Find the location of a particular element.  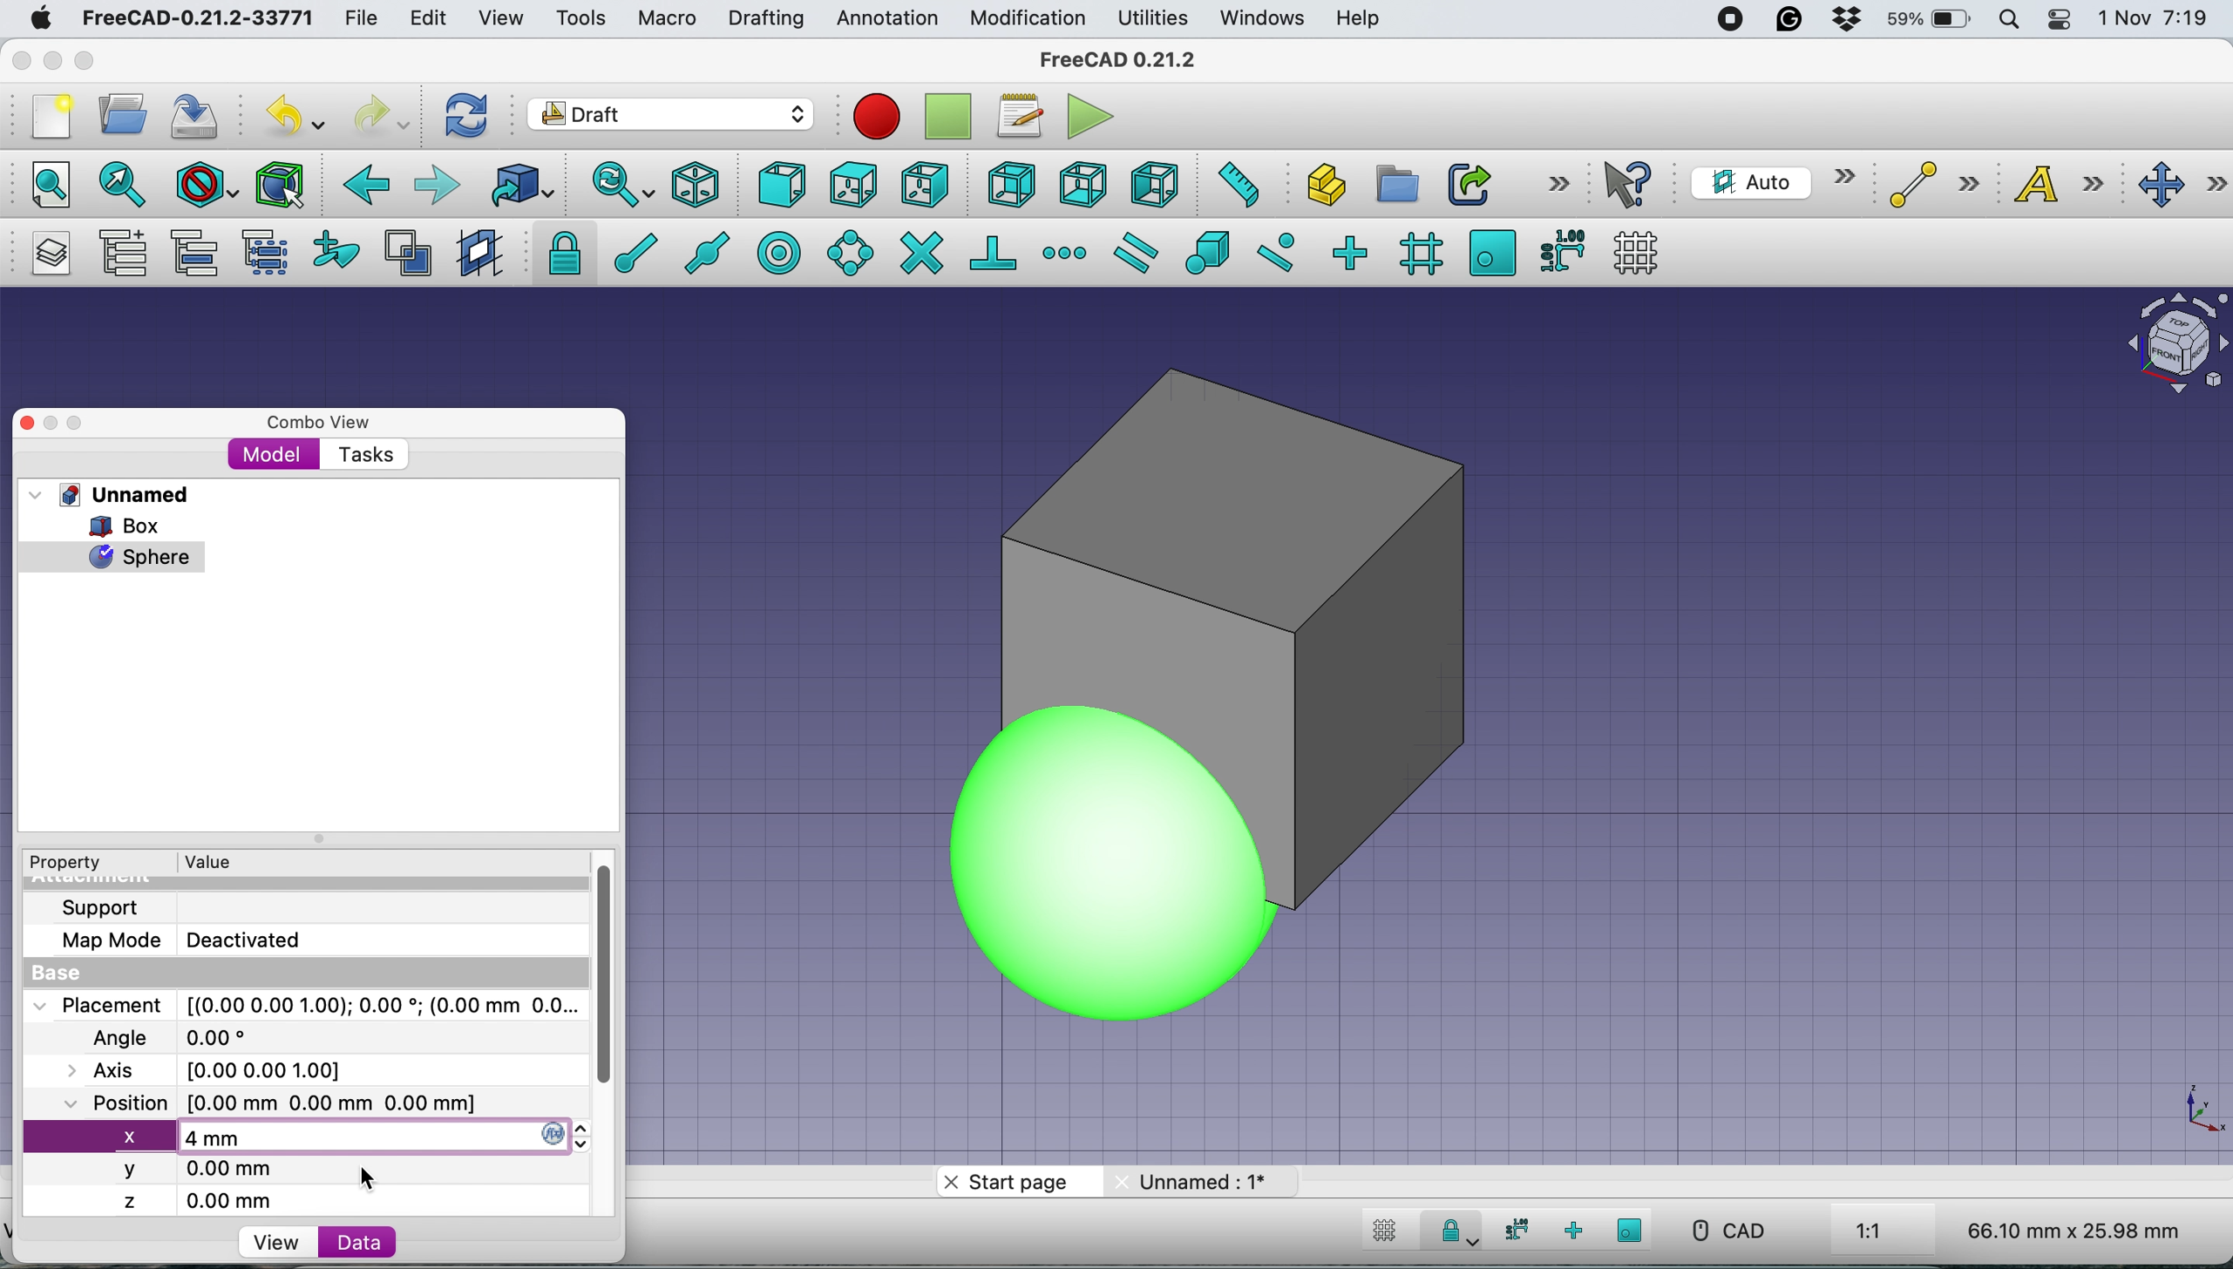

Position [4.00 mm 0.00 mm 0.00 mm] is located at coordinates (272, 1104).